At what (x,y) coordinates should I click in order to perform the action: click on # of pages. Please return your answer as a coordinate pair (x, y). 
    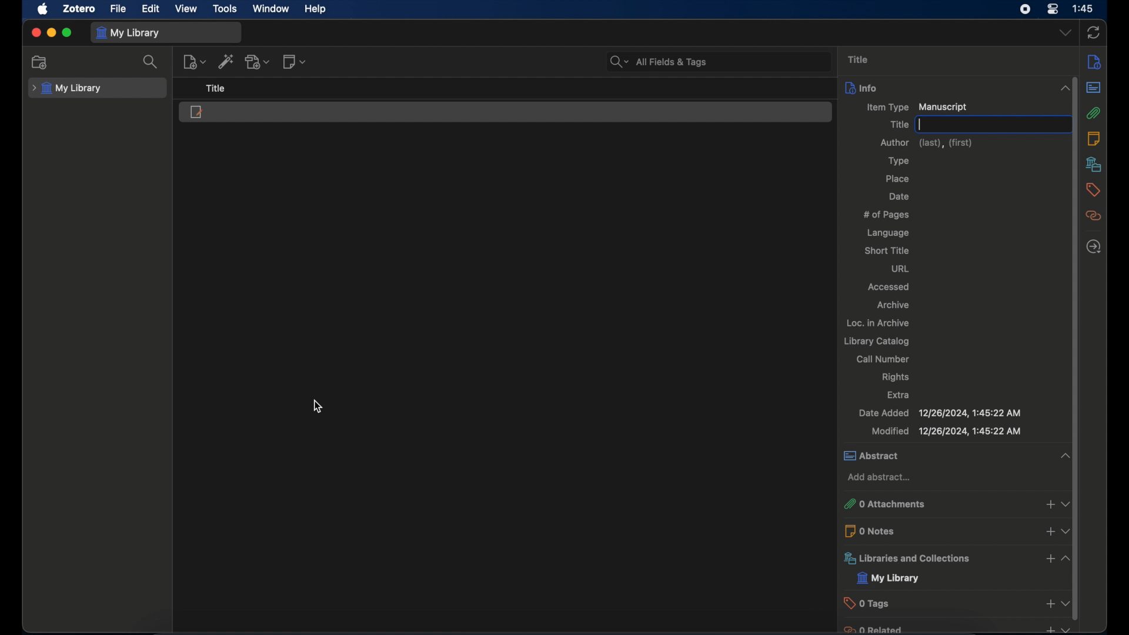
    Looking at the image, I should click on (887, 215).